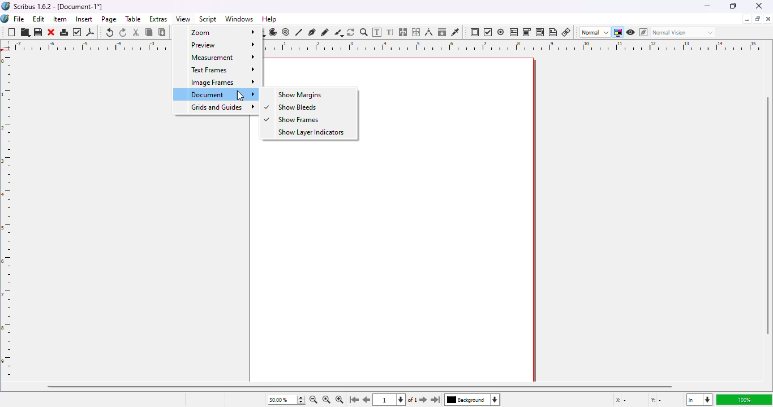  I want to click on table, so click(134, 19).